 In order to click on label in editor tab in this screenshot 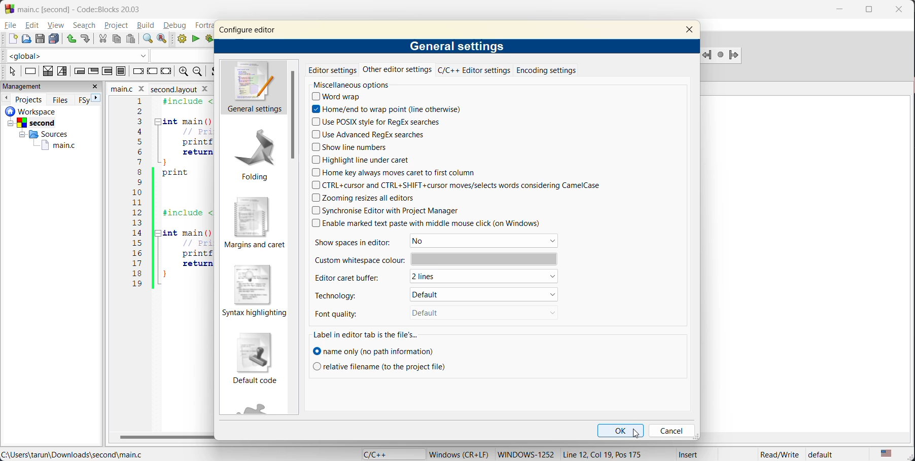, I will do `click(365, 334)`.